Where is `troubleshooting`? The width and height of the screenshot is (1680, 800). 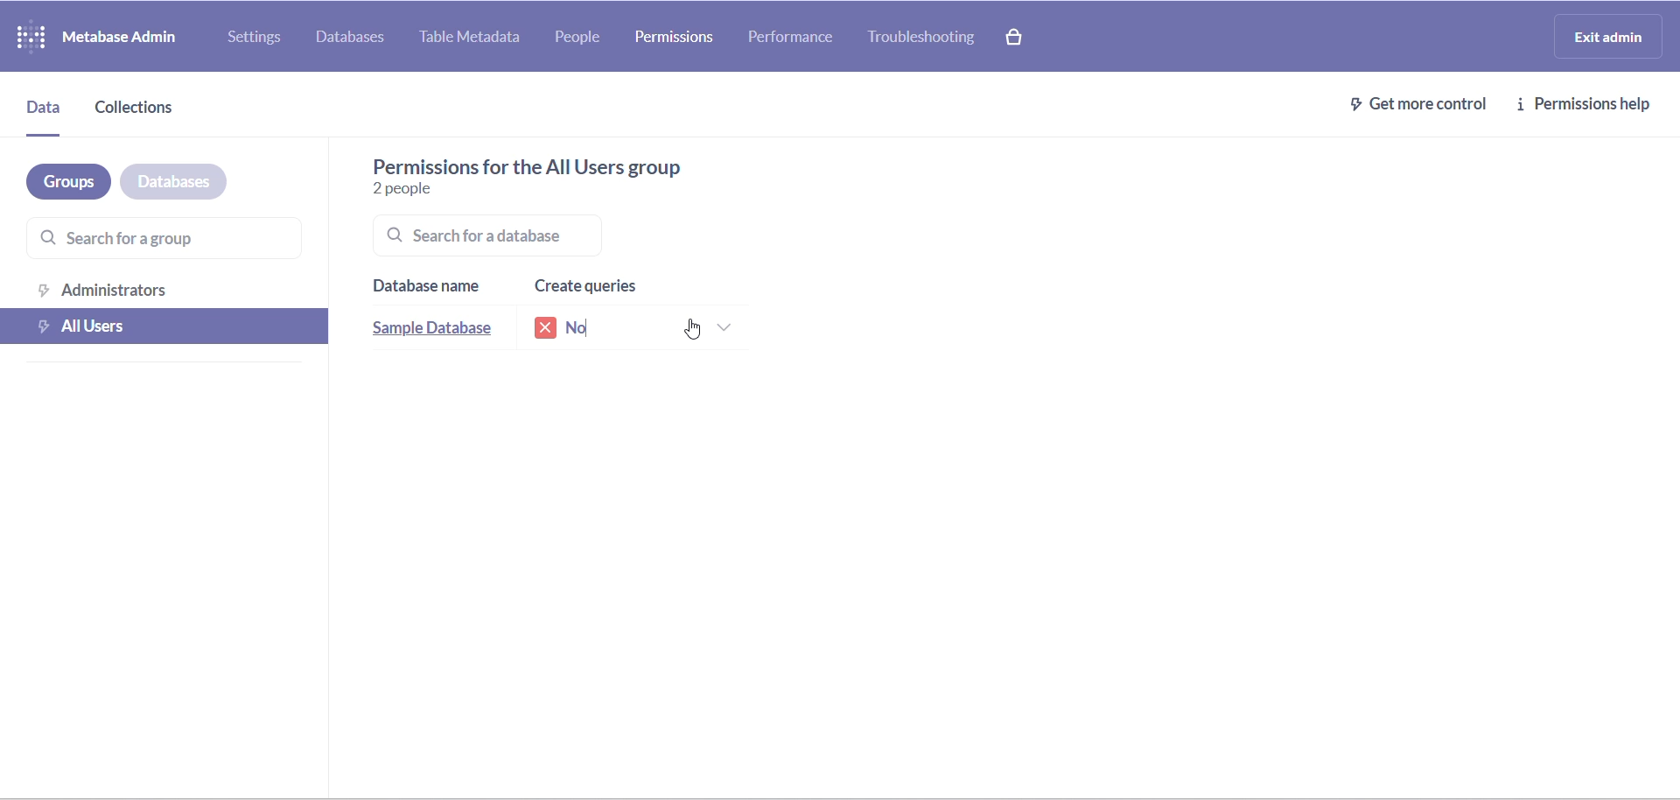
troubleshooting is located at coordinates (930, 39).